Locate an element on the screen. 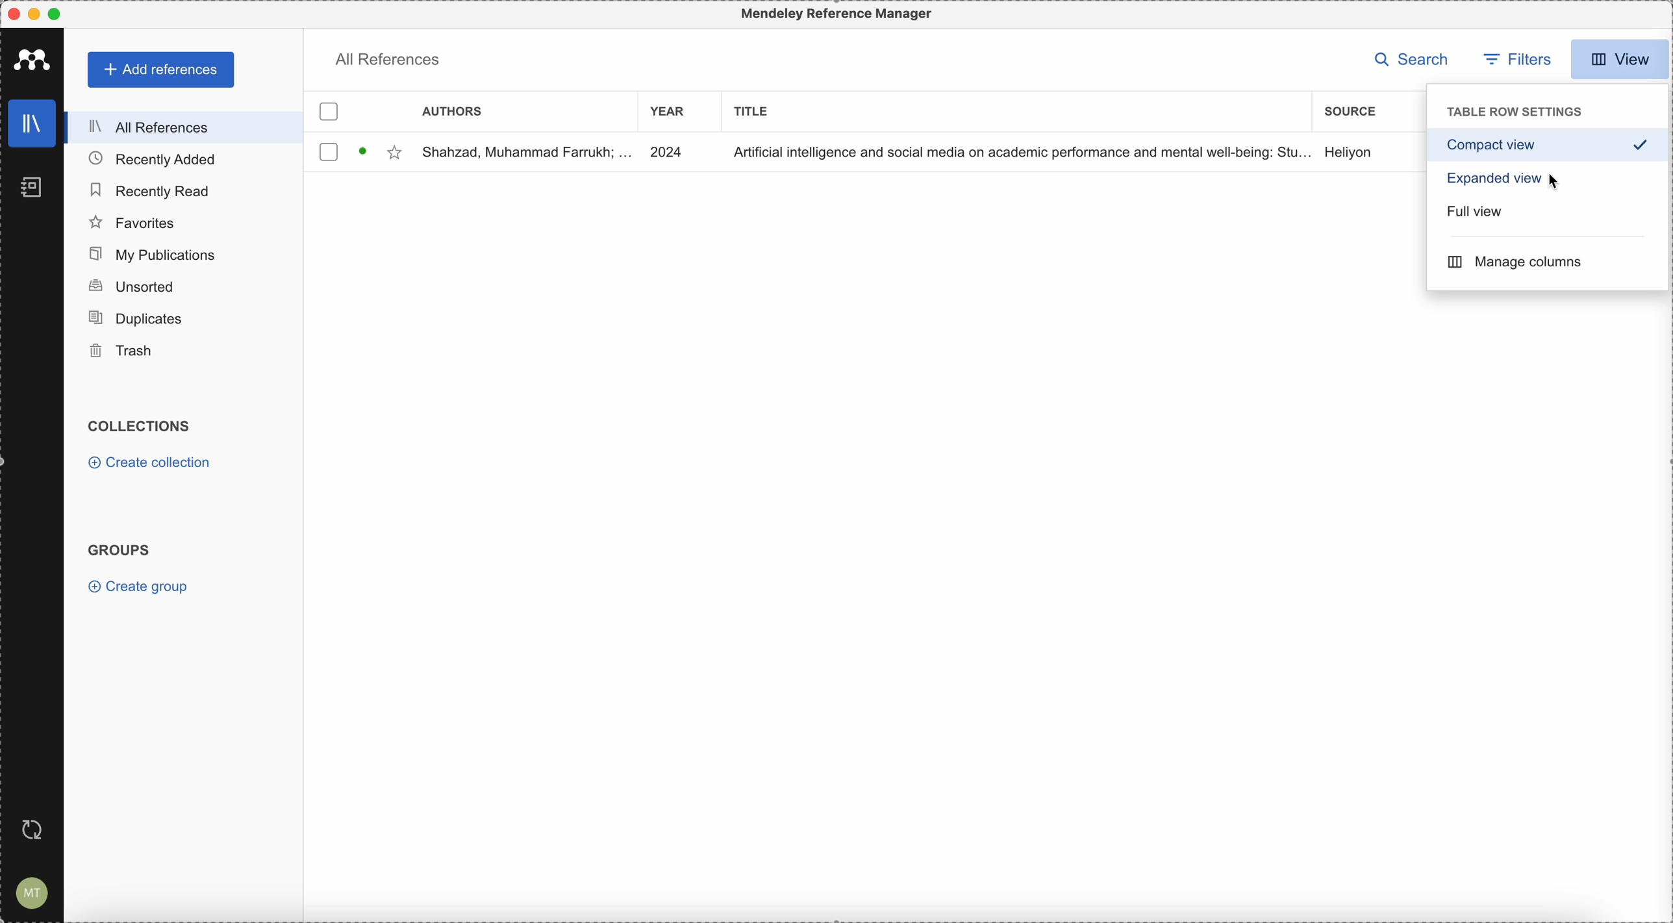 The image size is (1673, 923). trash is located at coordinates (120, 351).